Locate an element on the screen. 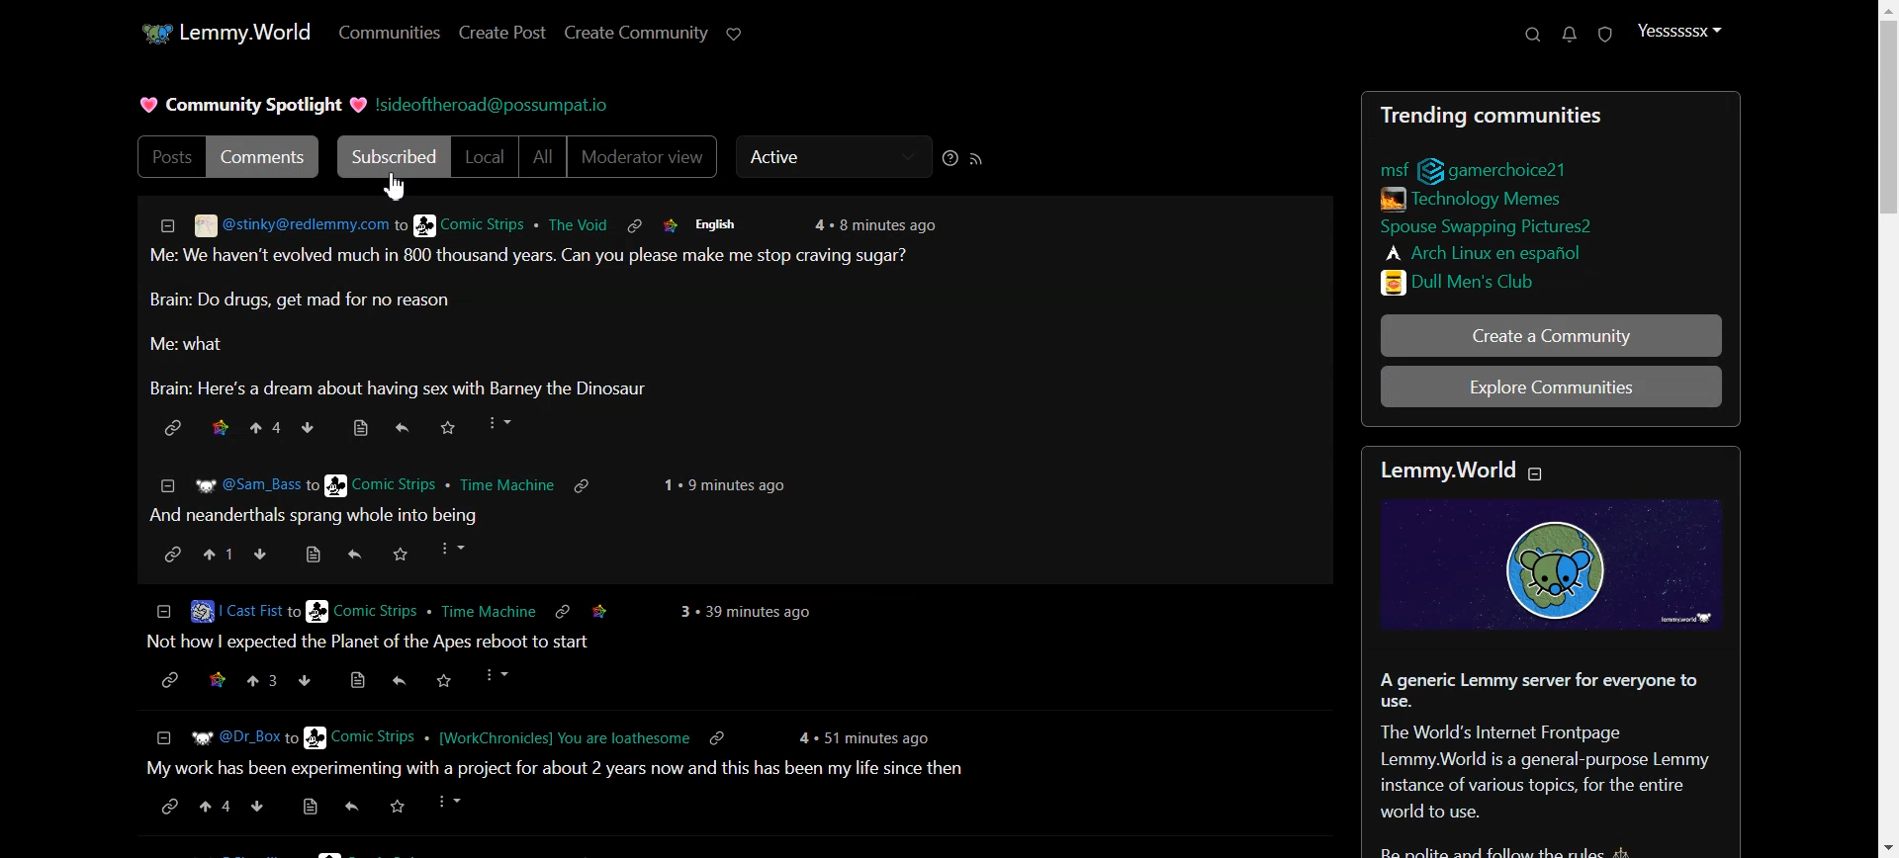  bookmark is located at coordinates (306, 812).